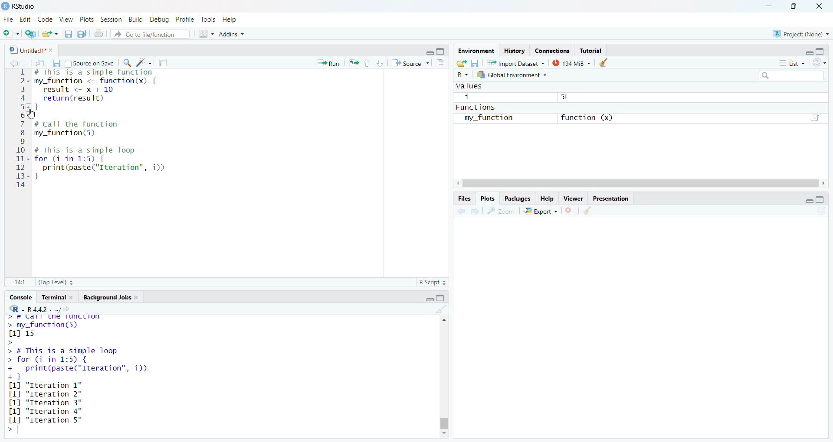  Describe the element at coordinates (82, 34) in the screenshot. I see `save all open documents` at that location.